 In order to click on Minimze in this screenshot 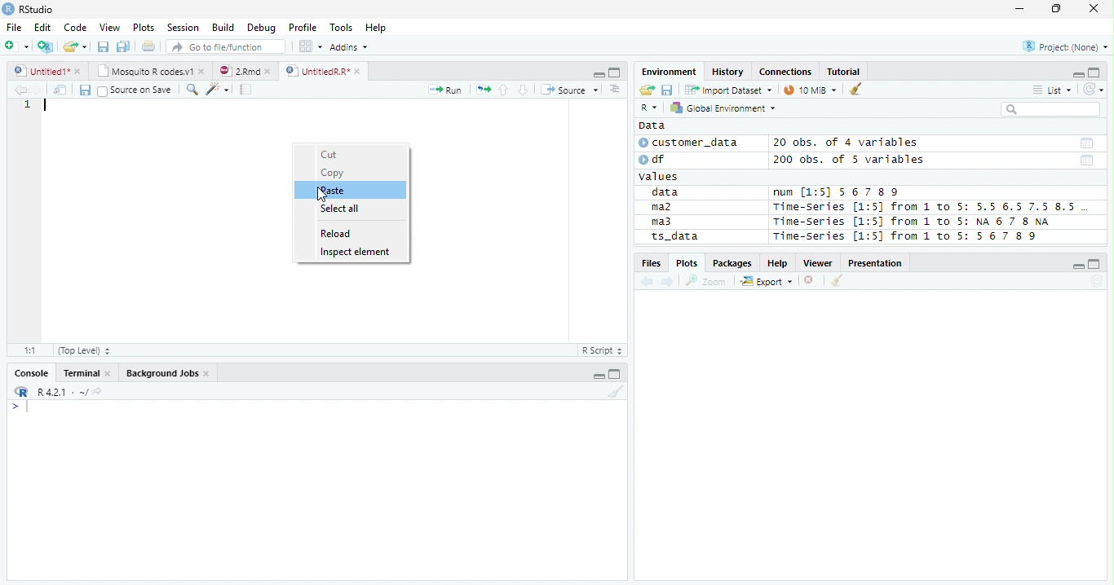, I will do `click(1076, 73)`.